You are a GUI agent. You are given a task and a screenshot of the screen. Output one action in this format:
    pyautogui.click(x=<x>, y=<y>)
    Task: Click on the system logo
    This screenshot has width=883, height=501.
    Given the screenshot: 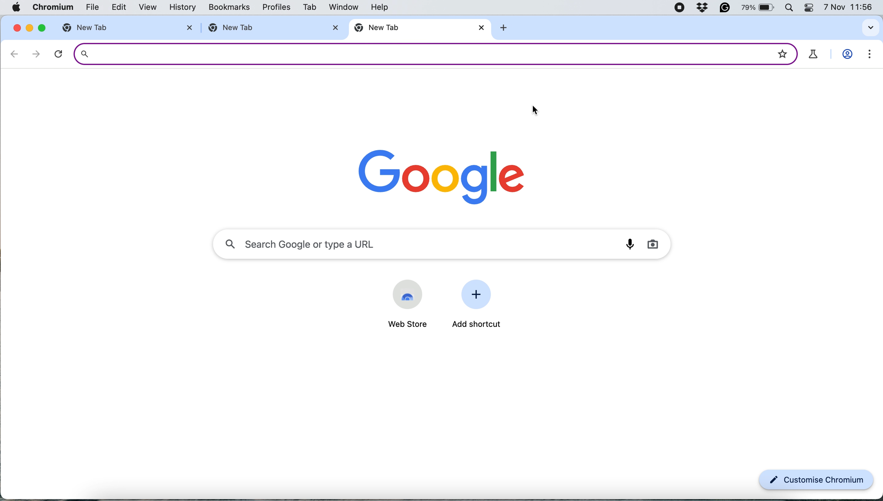 What is the action you would take?
    pyautogui.click(x=19, y=7)
    